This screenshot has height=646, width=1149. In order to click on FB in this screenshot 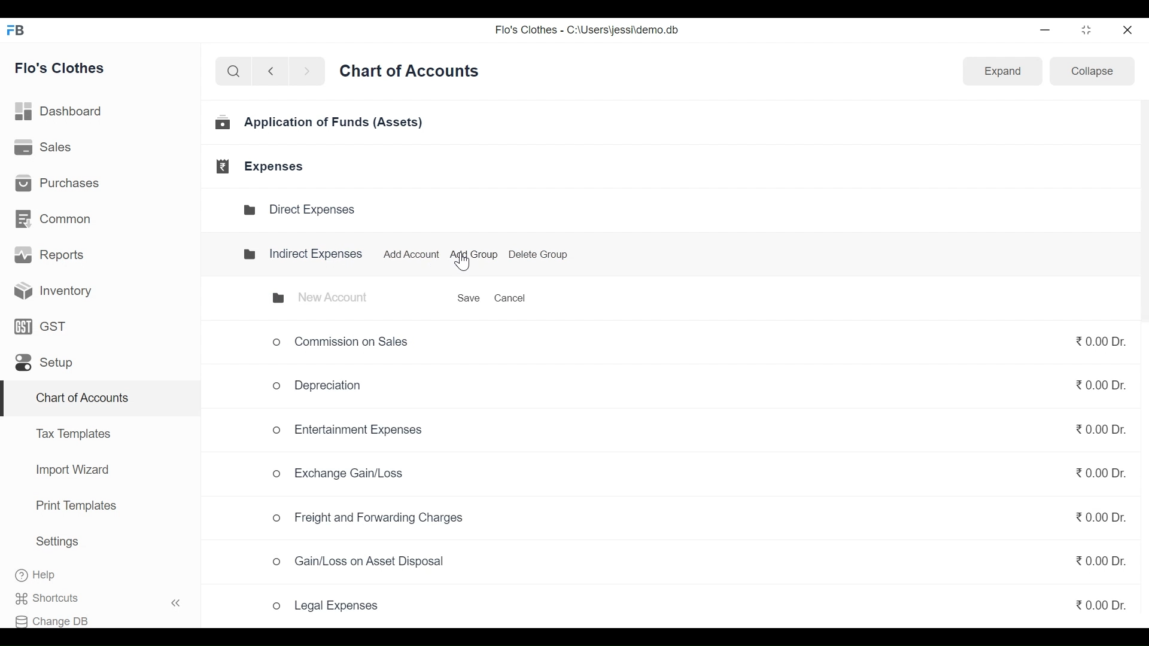, I will do `click(19, 33)`.